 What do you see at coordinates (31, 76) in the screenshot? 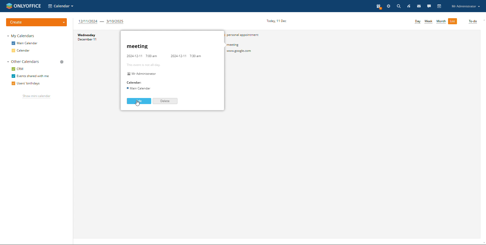
I see `events shared with me` at bounding box center [31, 76].